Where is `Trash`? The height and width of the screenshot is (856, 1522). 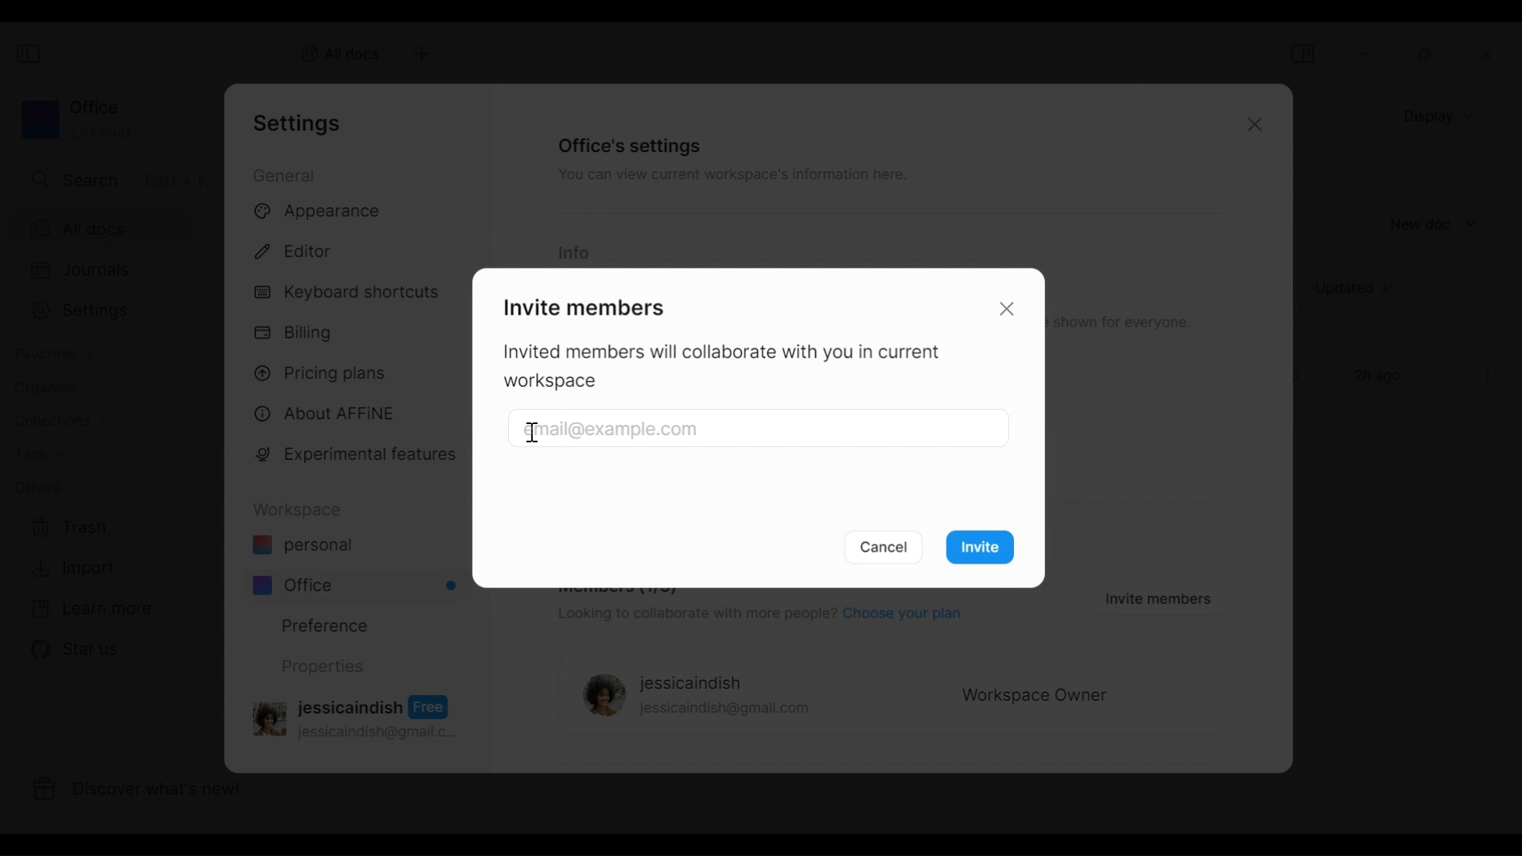 Trash is located at coordinates (70, 528).